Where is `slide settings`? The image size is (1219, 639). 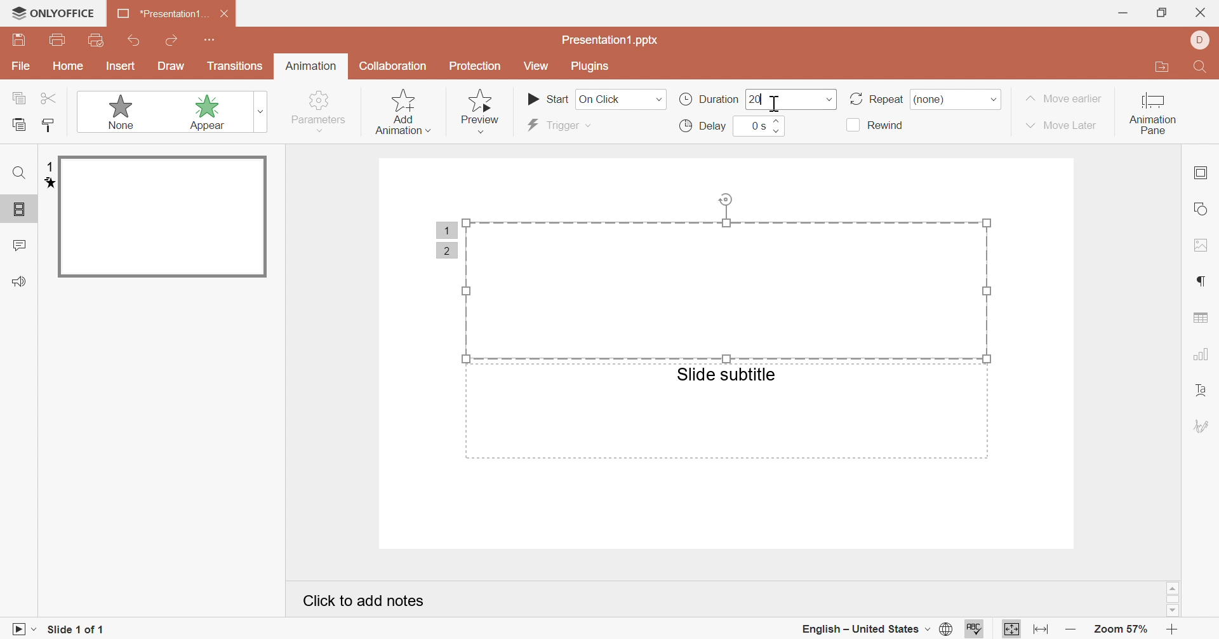
slide settings is located at coordinates (1200, 172).